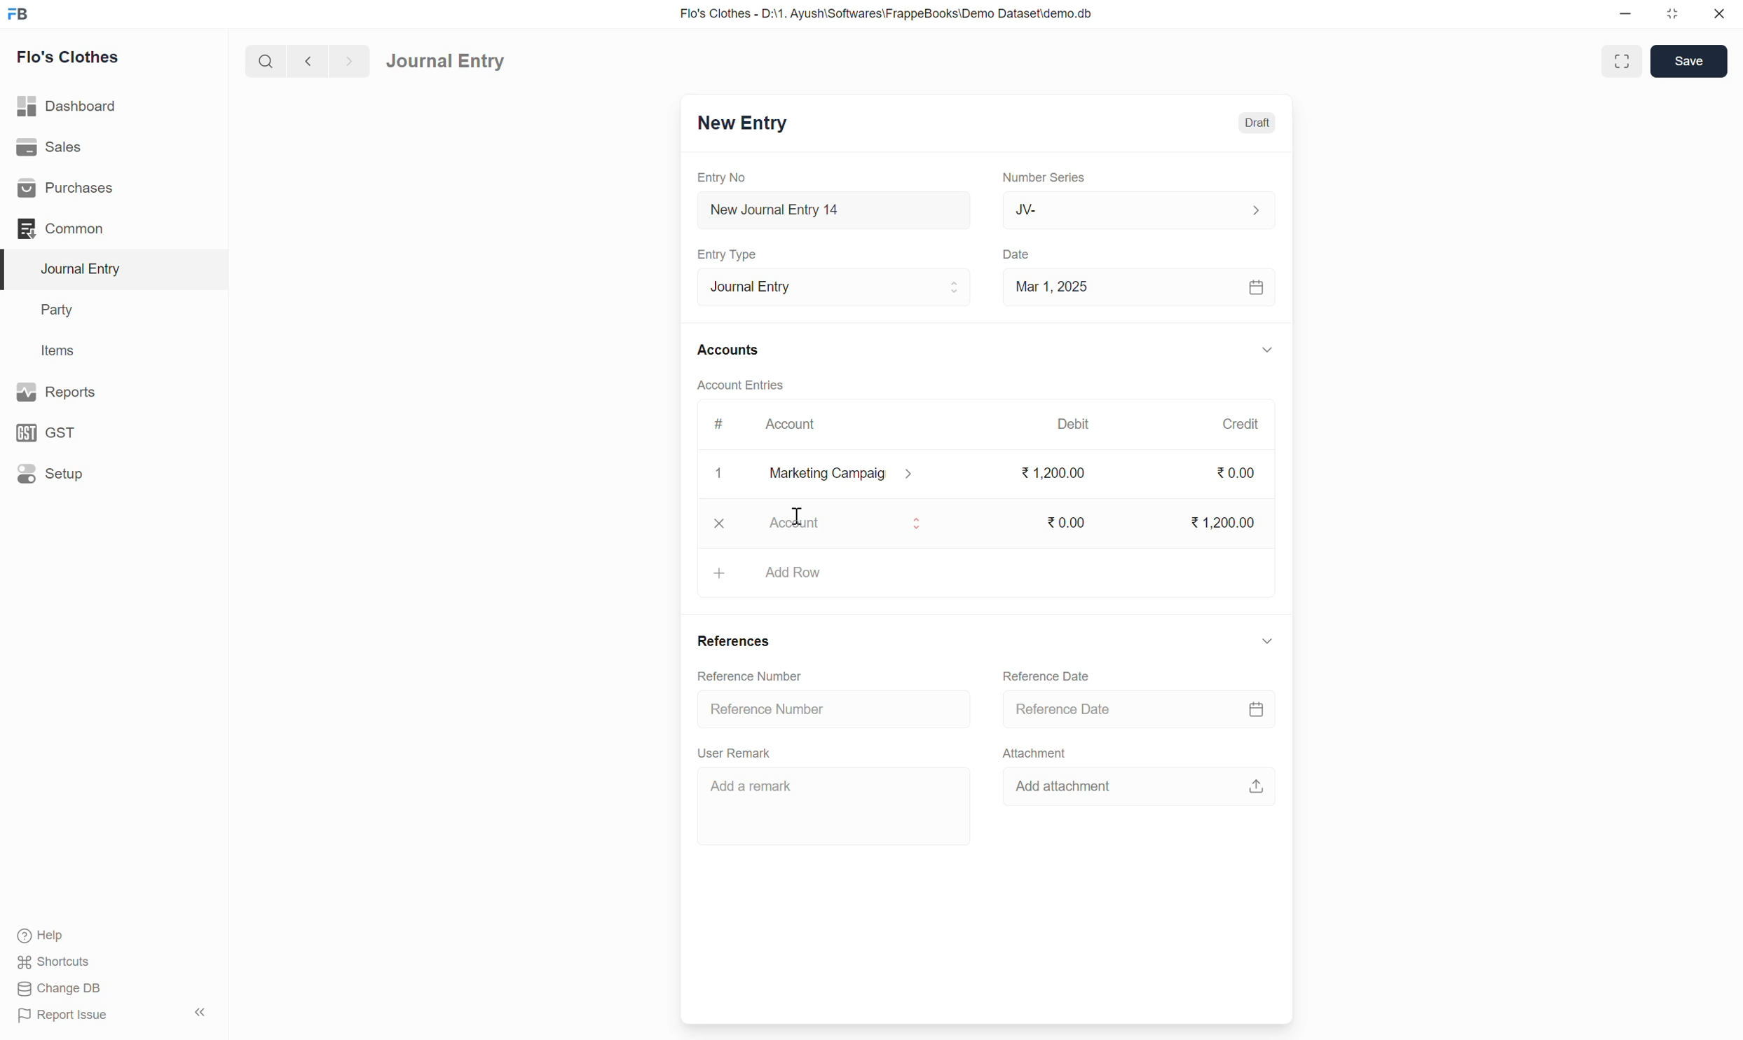 This screenshot has width=1743, height=1040. Describe the element at coordinates (732, 254) in the screenshot. I see `Entry Type` at that location.